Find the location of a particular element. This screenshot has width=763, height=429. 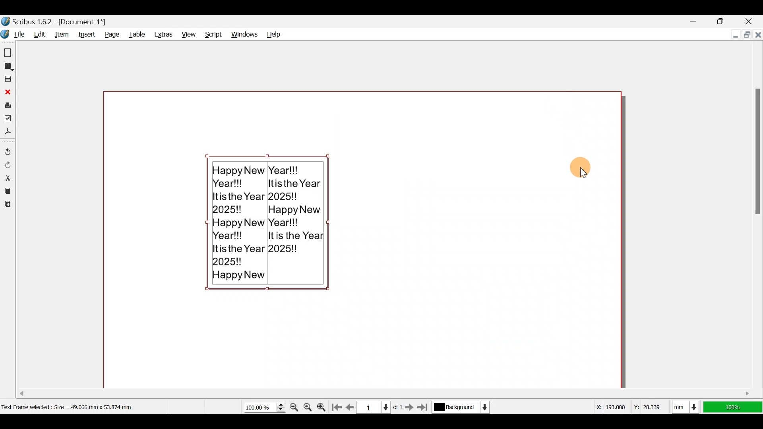

Save as PDF is located at coordinates (9, 133).